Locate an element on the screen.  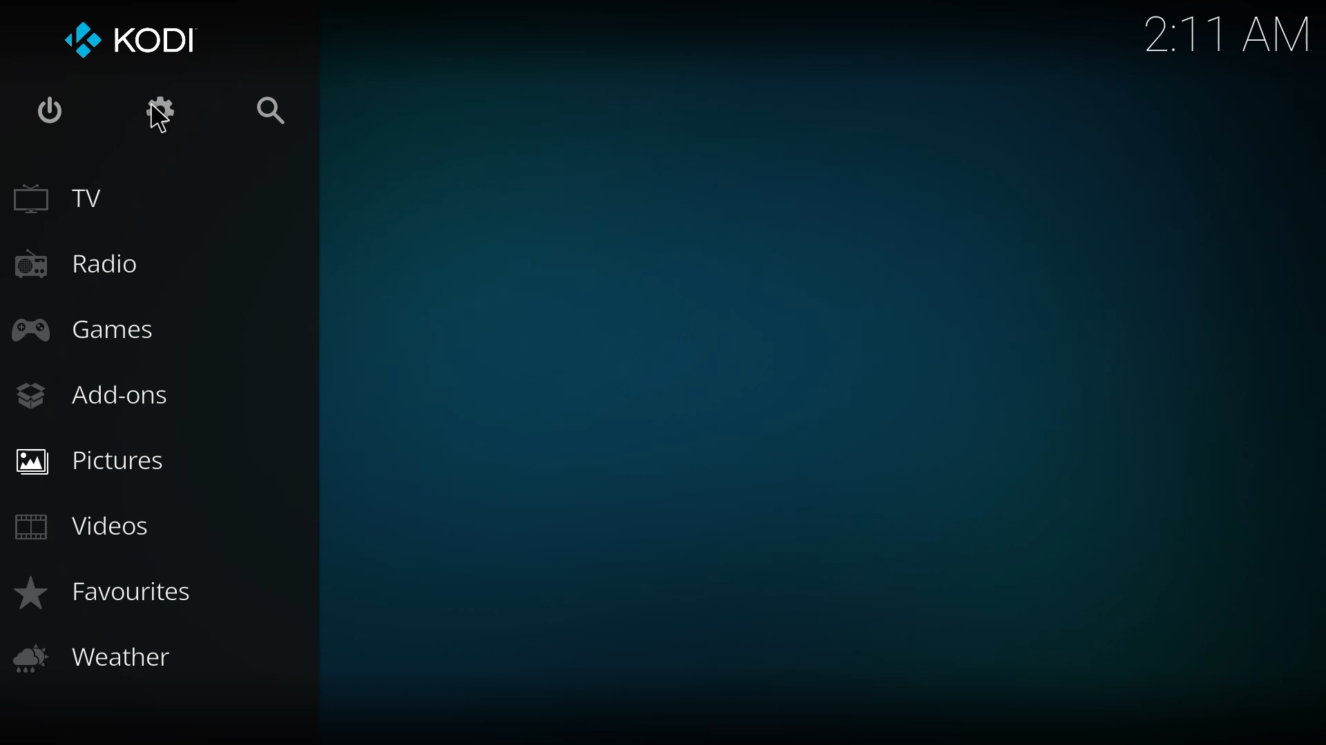
kodi is located at coordinates (135, 37).